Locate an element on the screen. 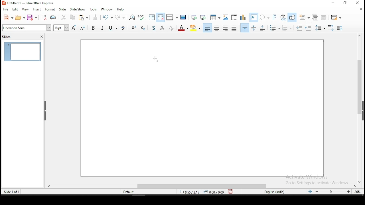 The image size is (365, 205). start from current slide is located at coordinates (202, 18).